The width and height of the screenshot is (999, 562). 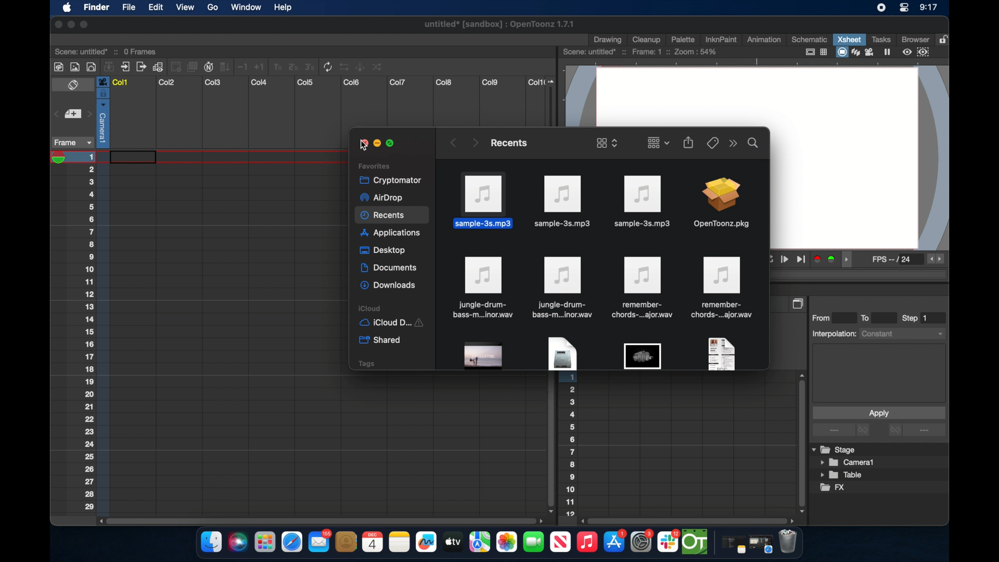 What do you see at coordinates (70, 24) in the screenshot?
I see `minimize` at bounding box center [70, 24].